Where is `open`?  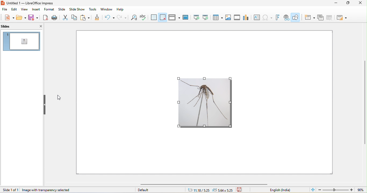 open is located at coordinates (21, 17).